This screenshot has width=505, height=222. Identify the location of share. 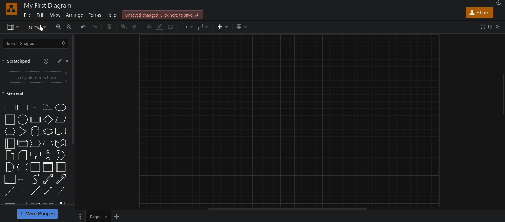
(479, 12).